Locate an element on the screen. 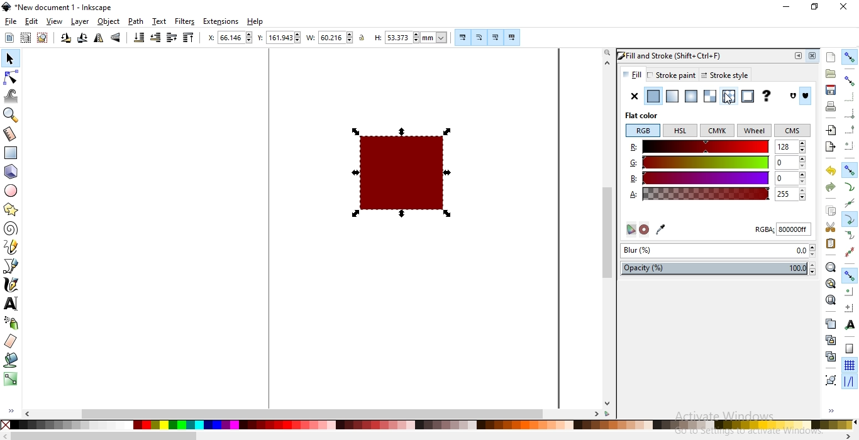  measurement tool is located at coordinates (11, 135).